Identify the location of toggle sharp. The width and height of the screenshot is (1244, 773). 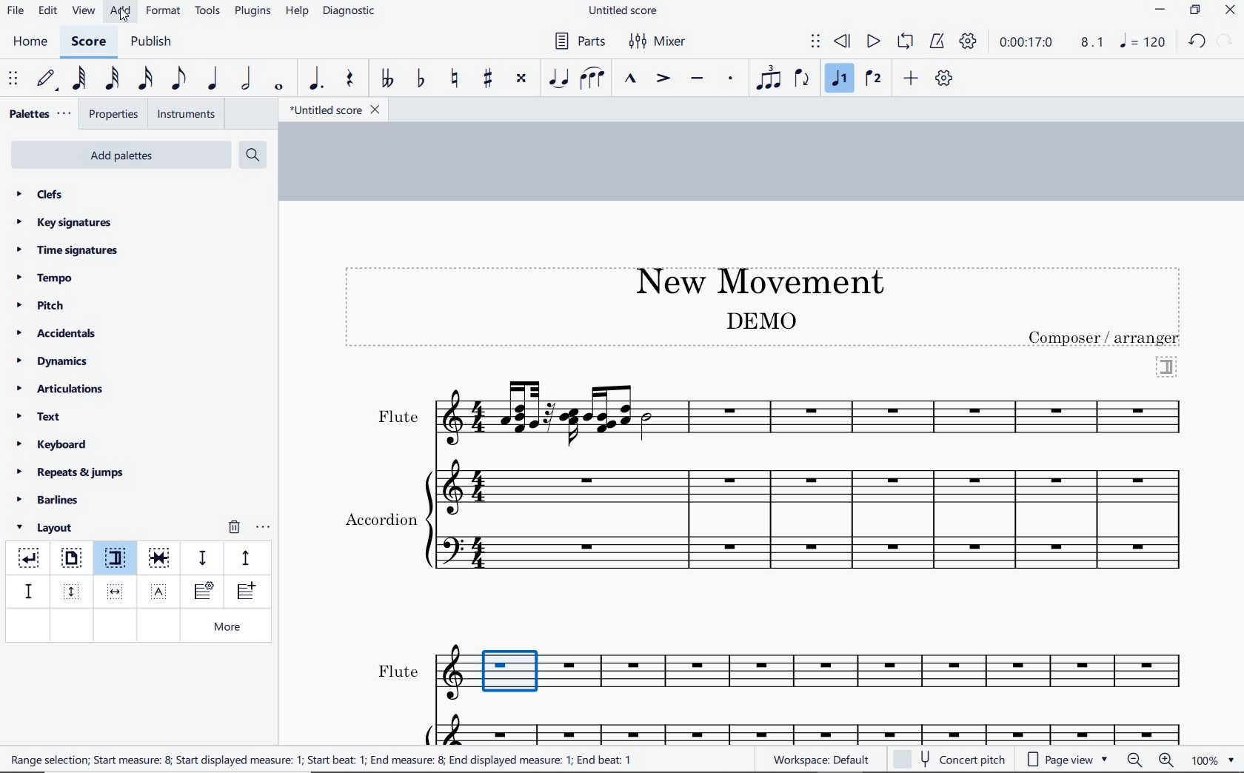
(489, 79).